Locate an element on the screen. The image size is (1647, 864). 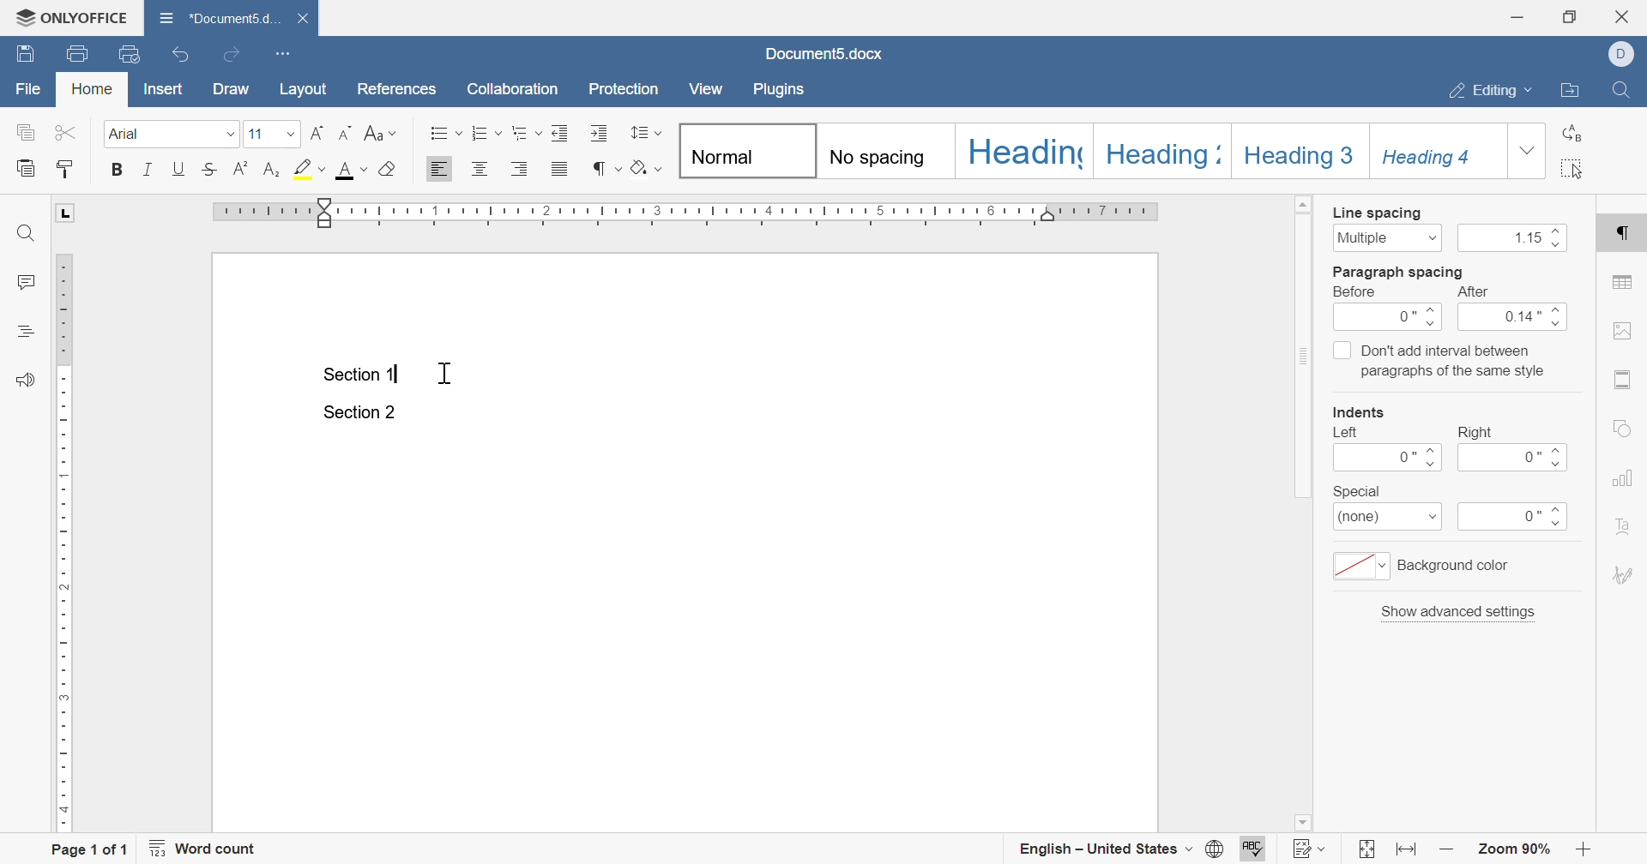
before is located at coordinates (1358, 292).